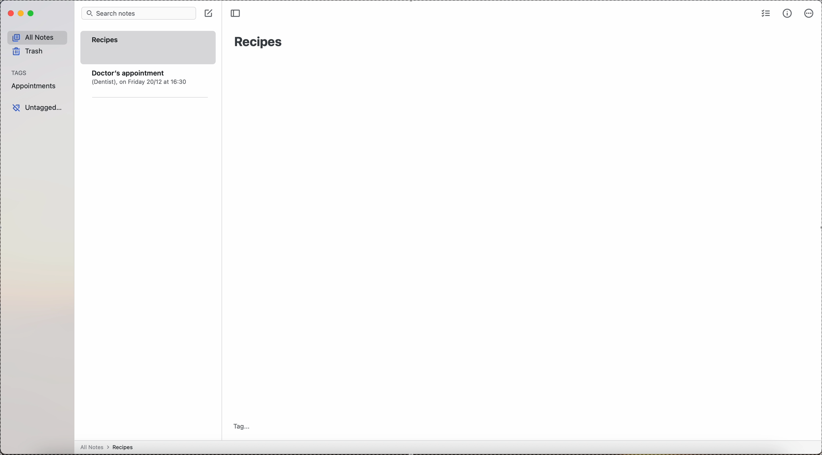 This screenshot has height=455, width=822. I want to click on all notes, so click(128, 447).